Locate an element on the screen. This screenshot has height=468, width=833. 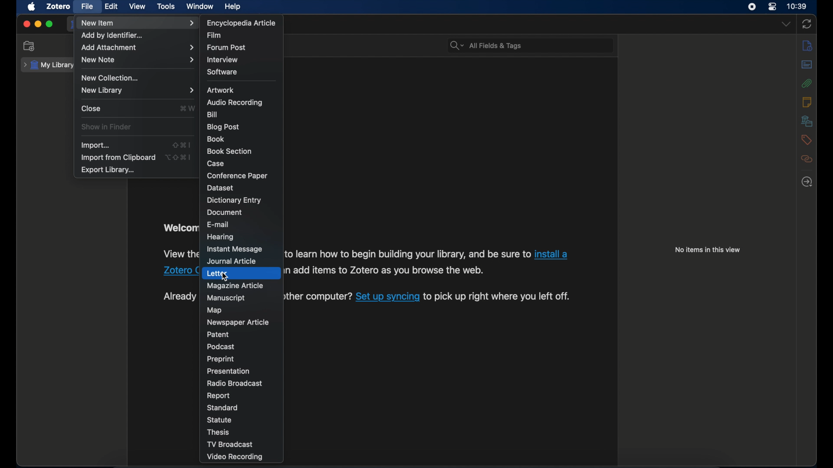
info is located at coordinates (807, 46).